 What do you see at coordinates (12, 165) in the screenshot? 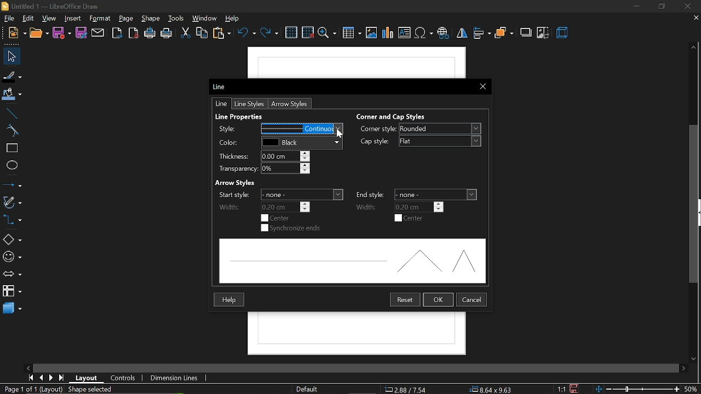
I see `ellipse` at bounding box center [12, 165].